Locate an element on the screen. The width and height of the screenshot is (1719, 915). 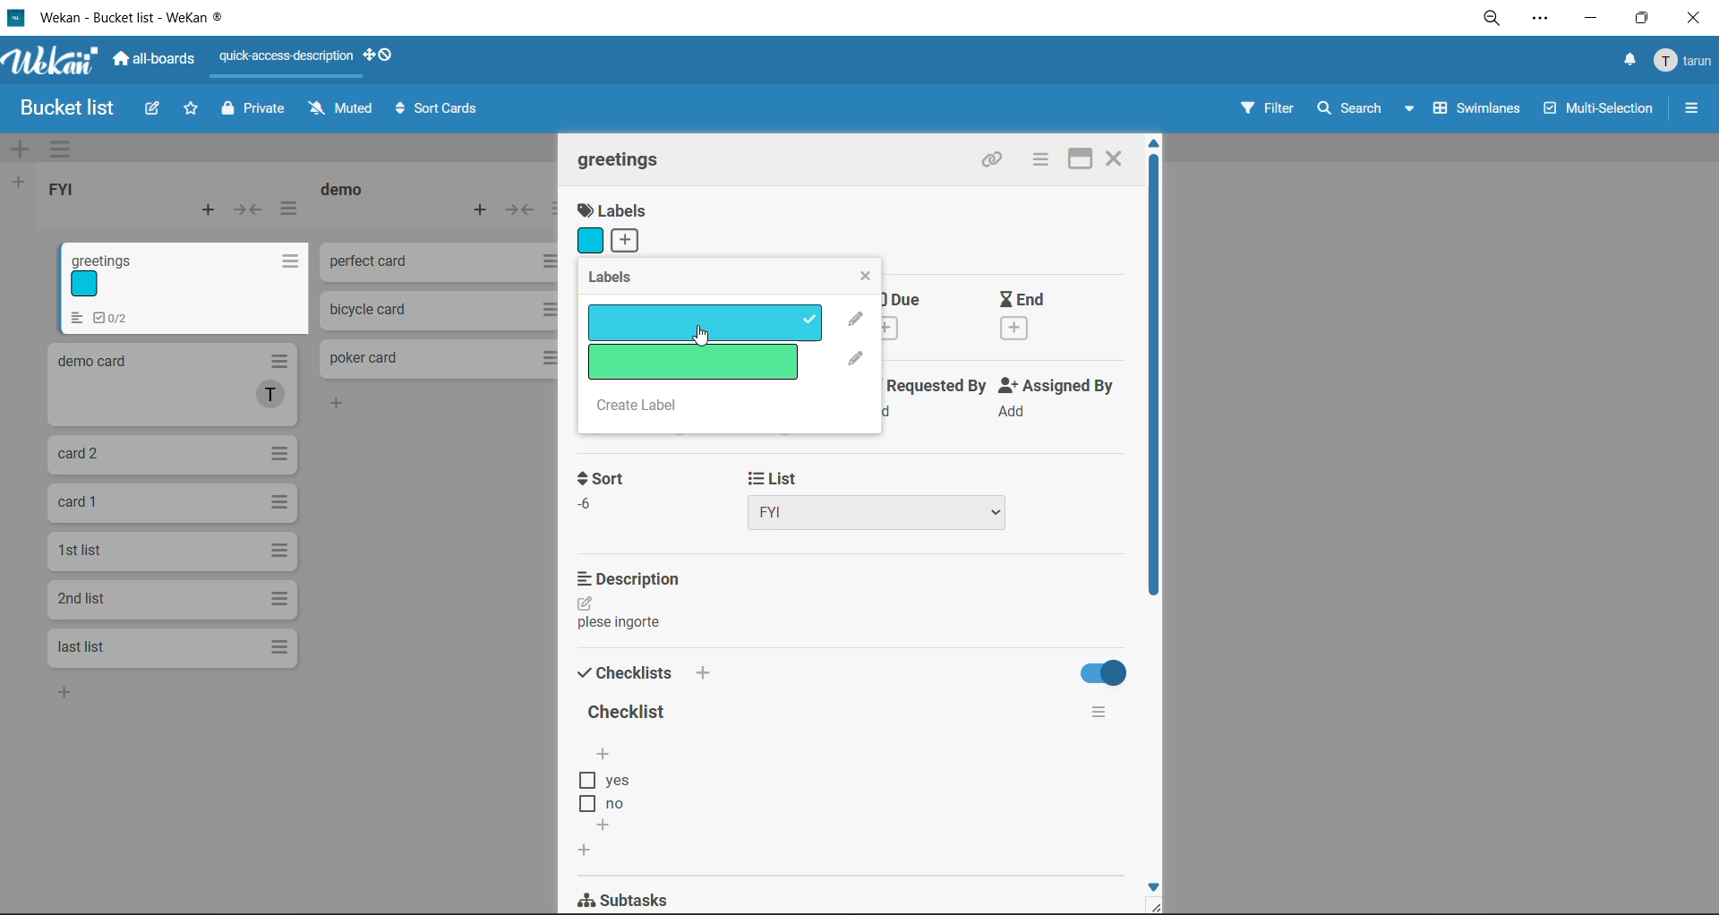
description is located at coordinates (634, 580).